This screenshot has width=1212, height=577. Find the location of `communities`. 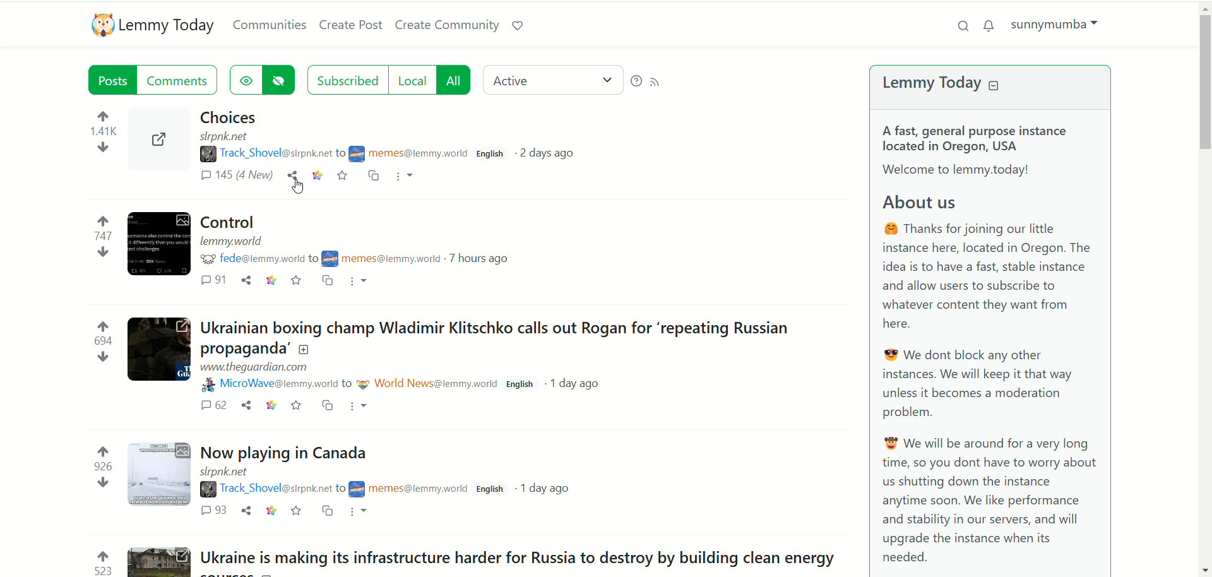

communities is located at coordinates (267, 25).